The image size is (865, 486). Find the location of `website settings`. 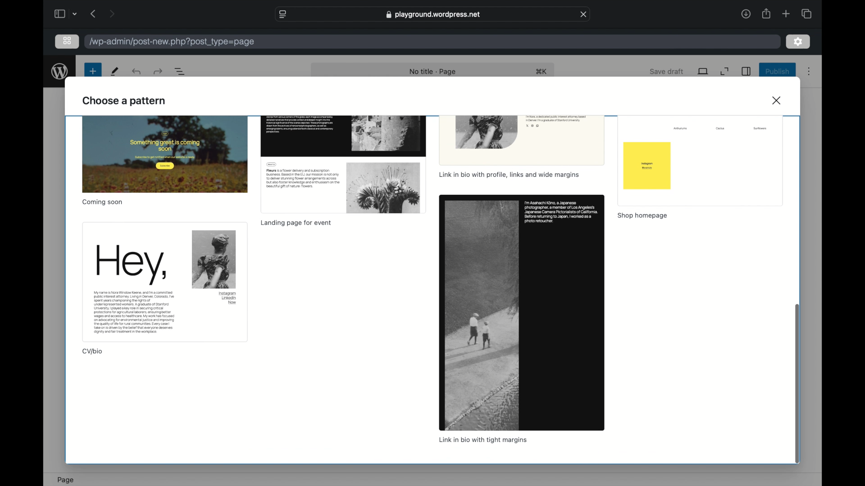

website settings is located at coordinates (282, 14).